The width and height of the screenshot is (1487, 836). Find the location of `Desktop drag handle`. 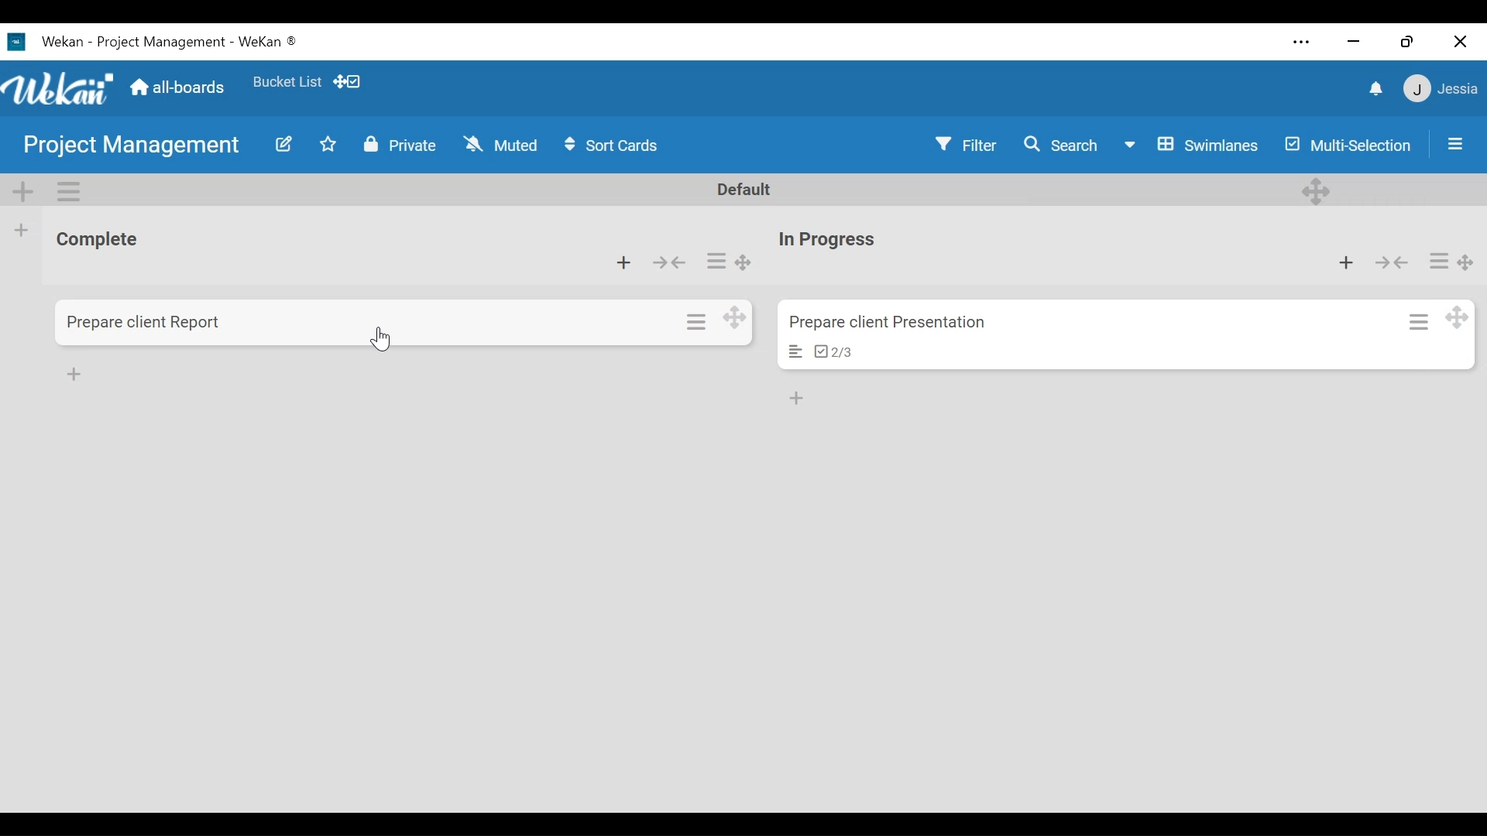

Desktop drag handle is located at coordinates (742, 262).